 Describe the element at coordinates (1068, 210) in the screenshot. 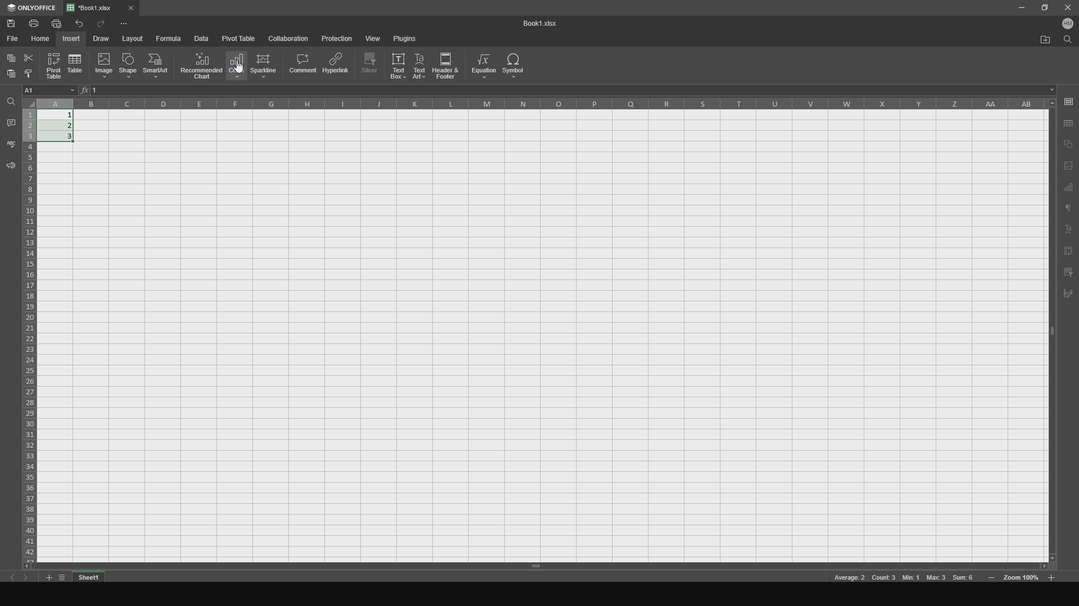

I see `text` at that location.